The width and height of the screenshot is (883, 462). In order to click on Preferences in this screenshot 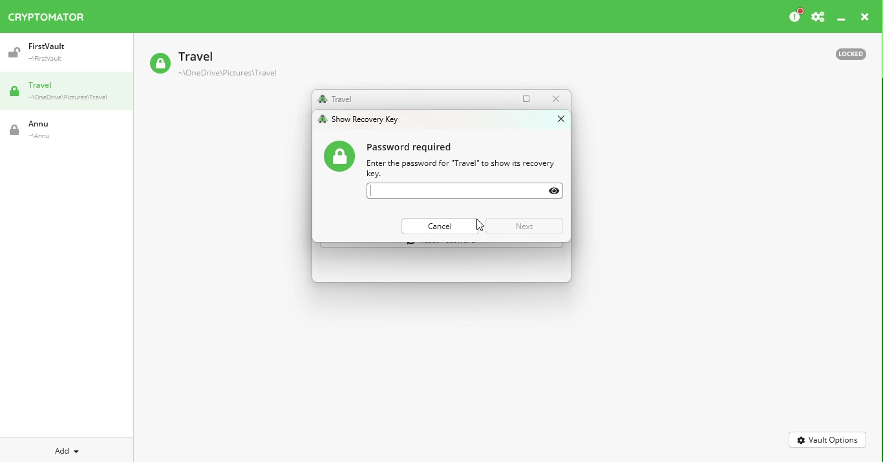, I will do `click(818, 17)`.